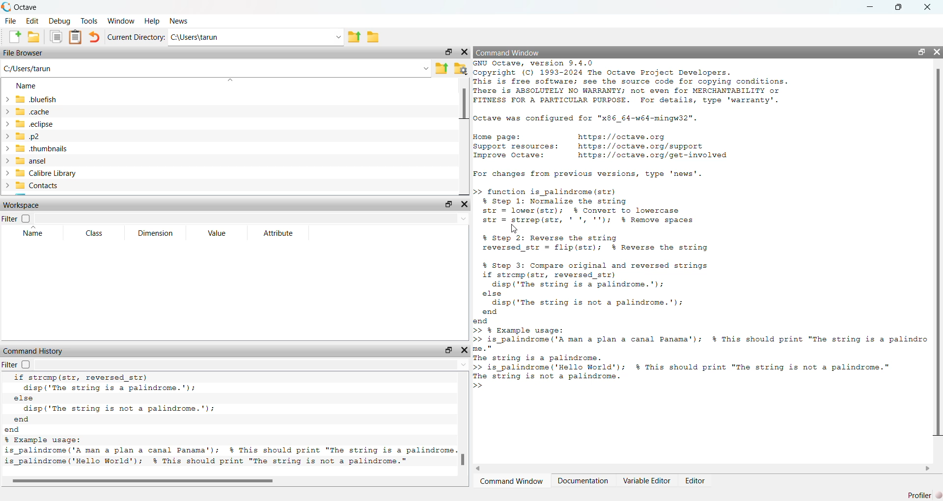 The image size is (943, 501). Describe the element at coordinates (6, 5) in the screenshot. I see `logo` at that location.